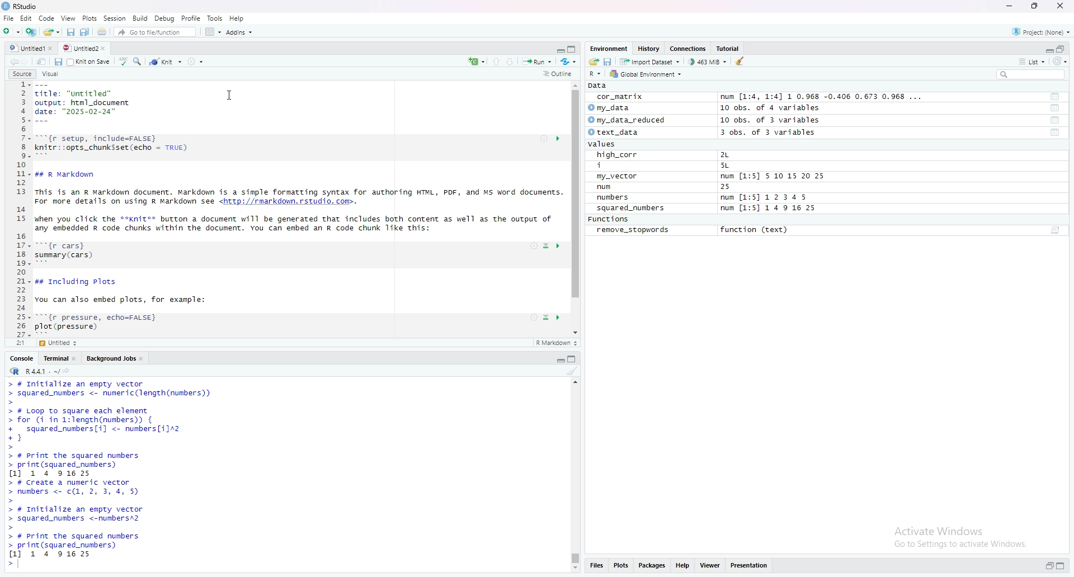  I want to click on Settings, so click(195, 62).